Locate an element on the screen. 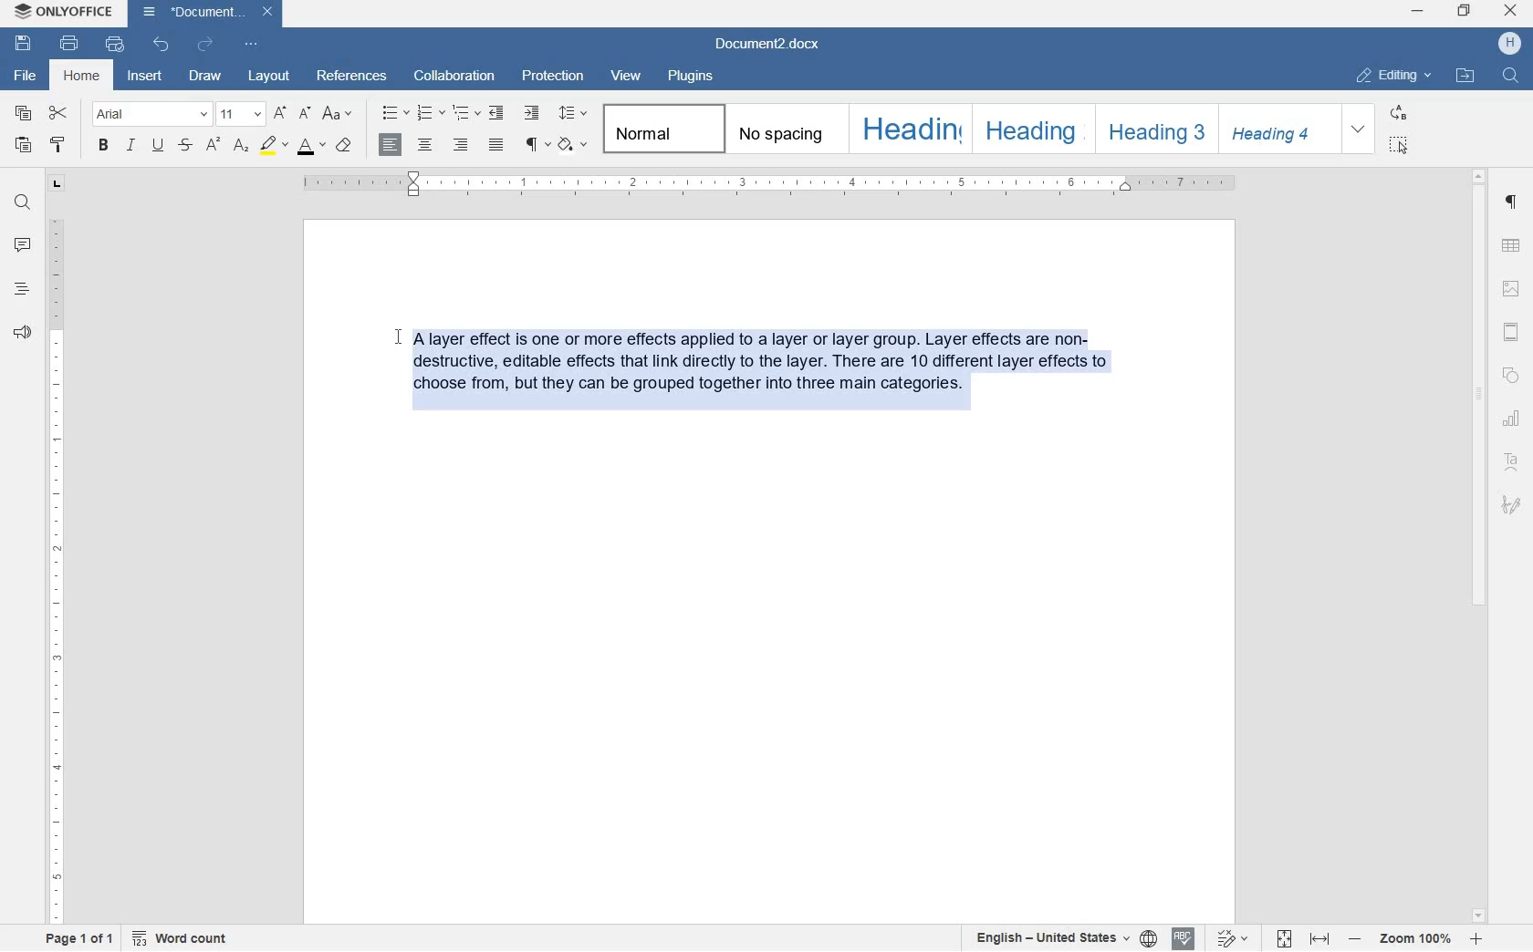 The height and width of the screenshot is (952, 1533). insert is located at coordinates (146, 76).